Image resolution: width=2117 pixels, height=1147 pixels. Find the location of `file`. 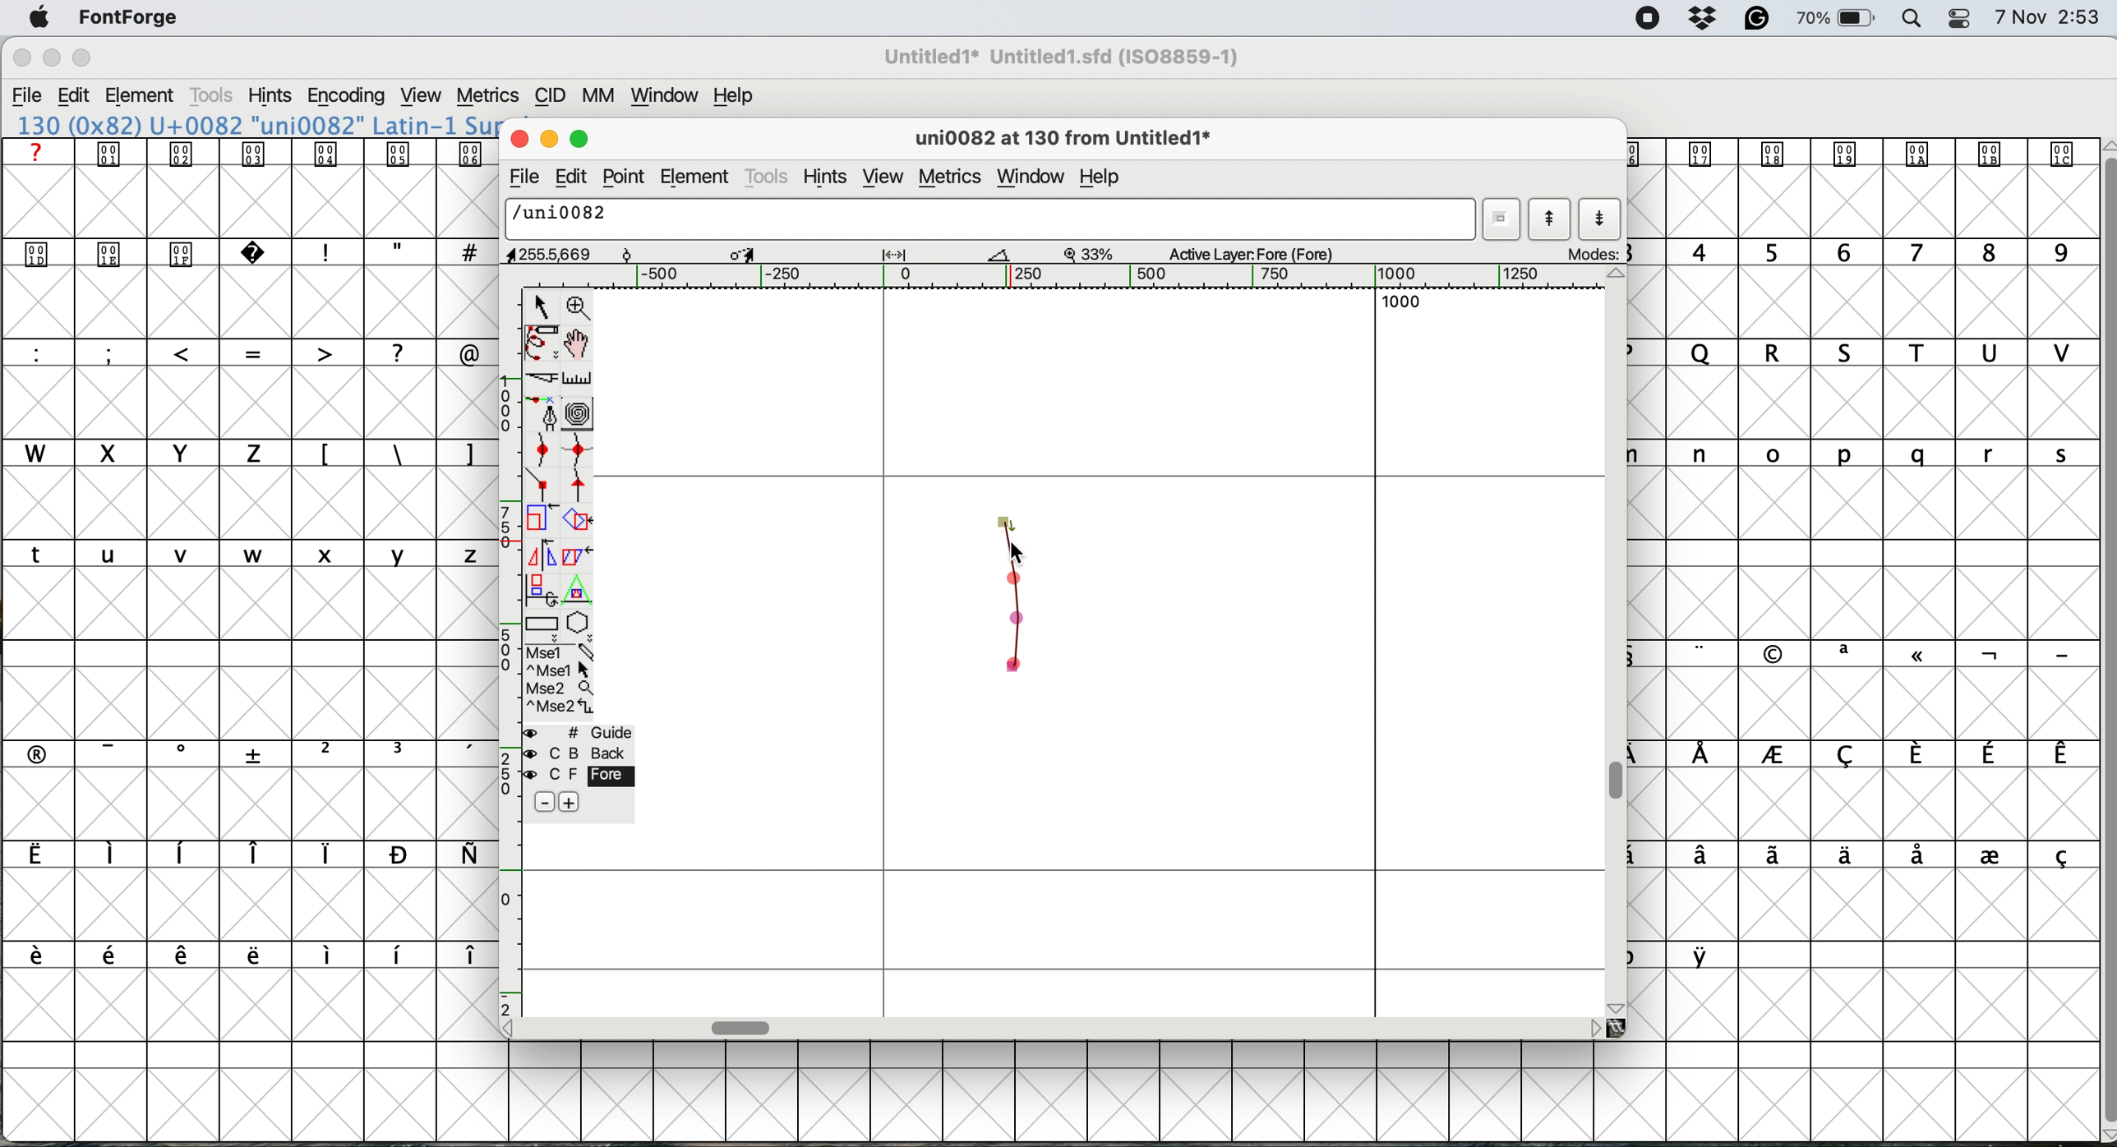

file is located at coordinates (521, 179).